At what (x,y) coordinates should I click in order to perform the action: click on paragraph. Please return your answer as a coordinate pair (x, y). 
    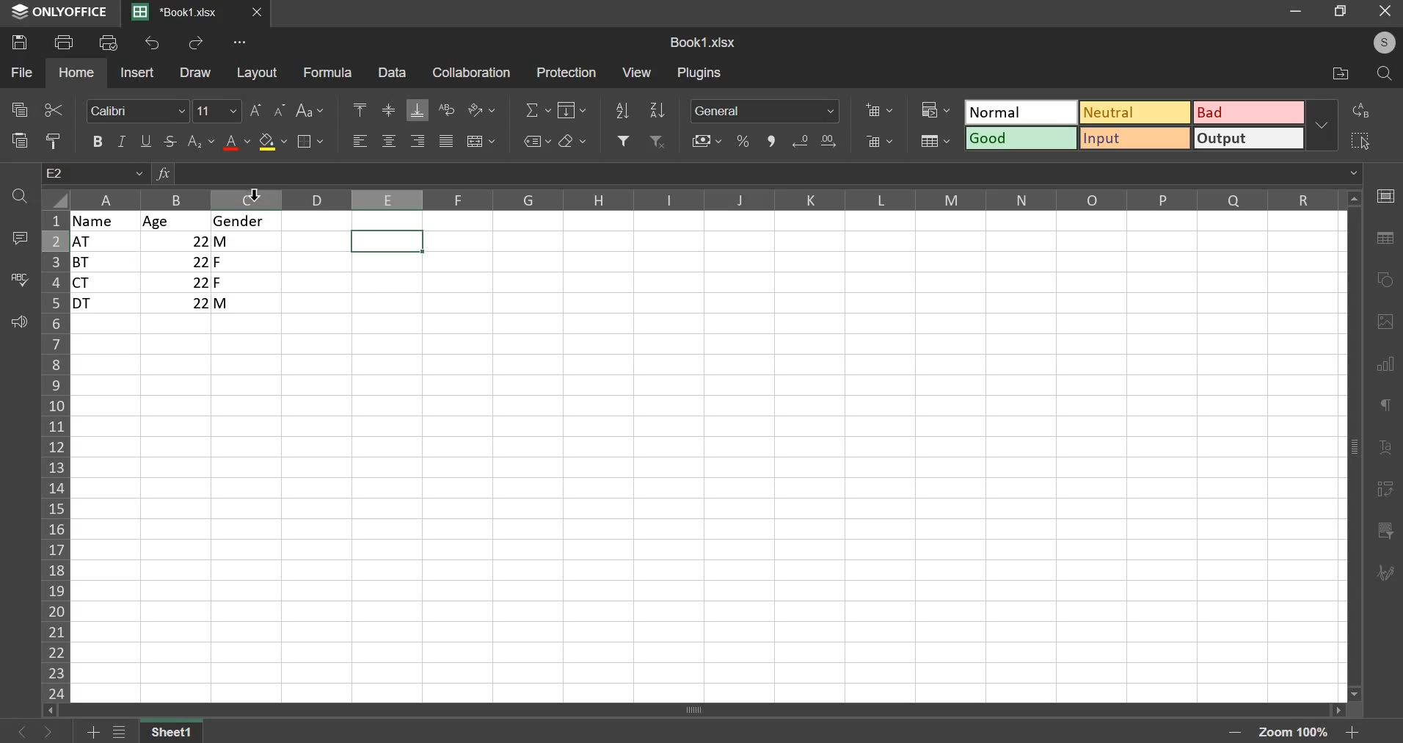
    Looking at the image, I should click on (1382, 405).